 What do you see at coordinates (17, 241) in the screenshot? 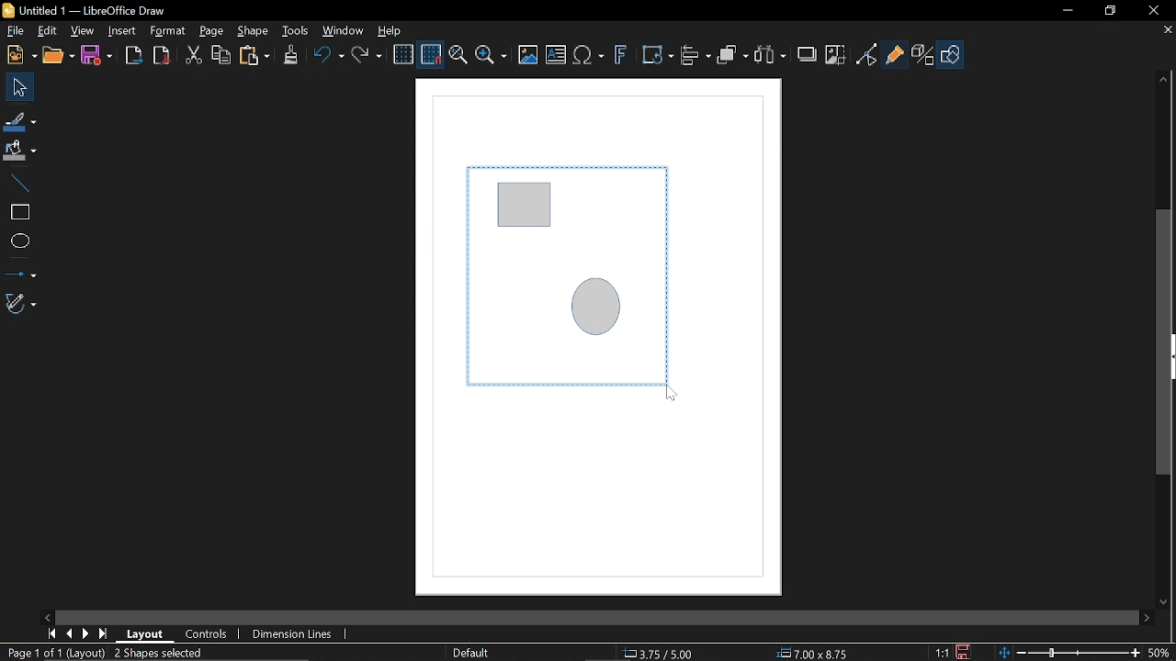
I see `Ellipse` at bounding box center [17, 241].